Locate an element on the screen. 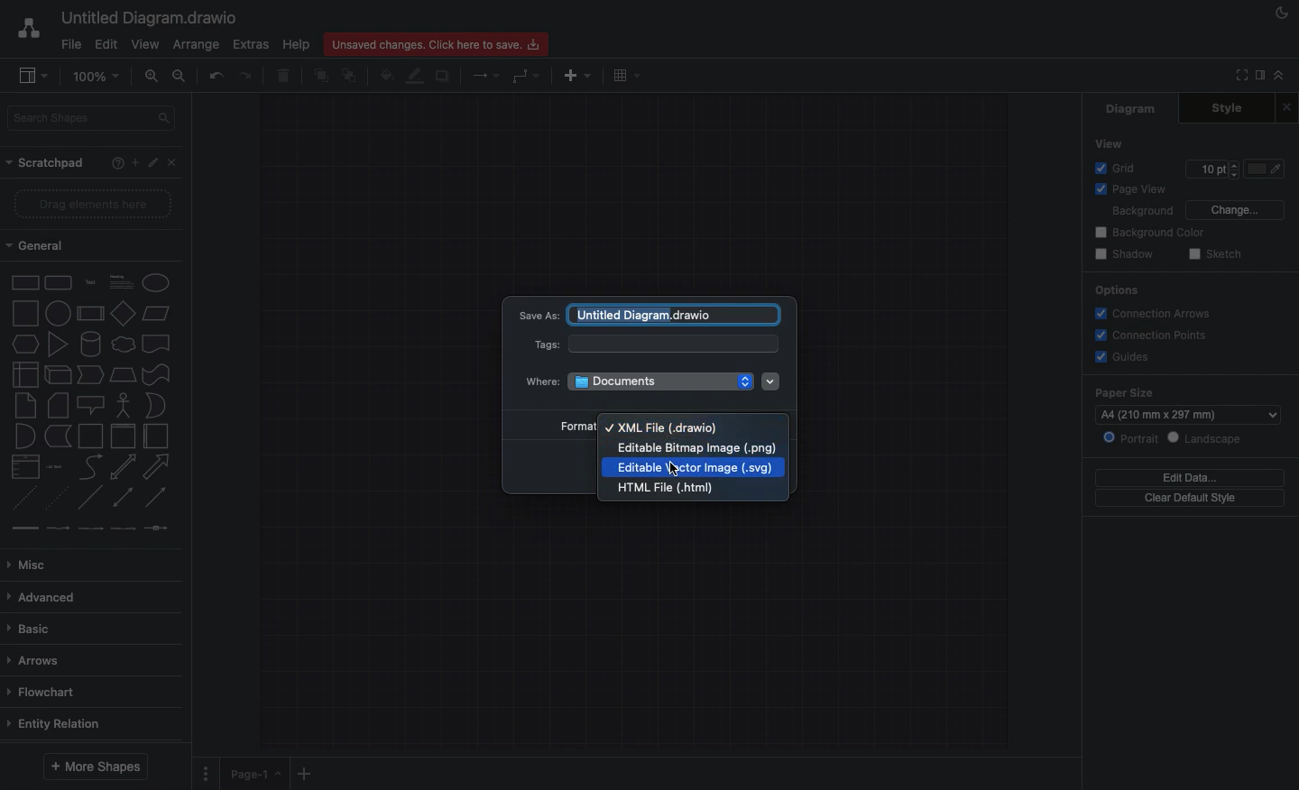 This screenshot has height=790, width=1299. Save as is located at coordinates (538, 312).